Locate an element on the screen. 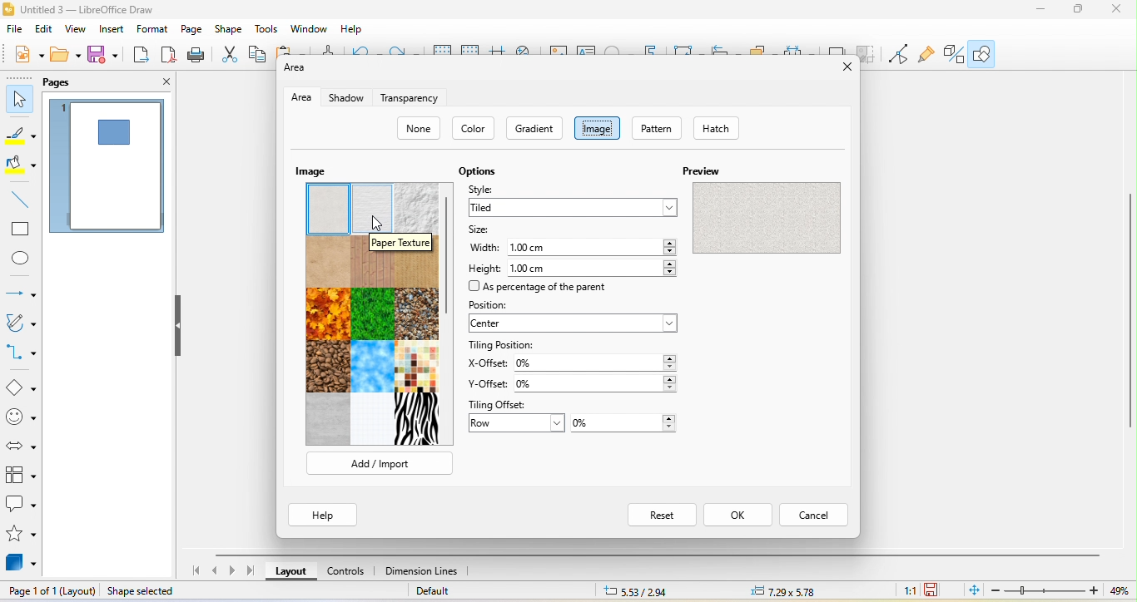 The width and height of the screenshot is (1137, 602). page is located at coordinates (195, 31).